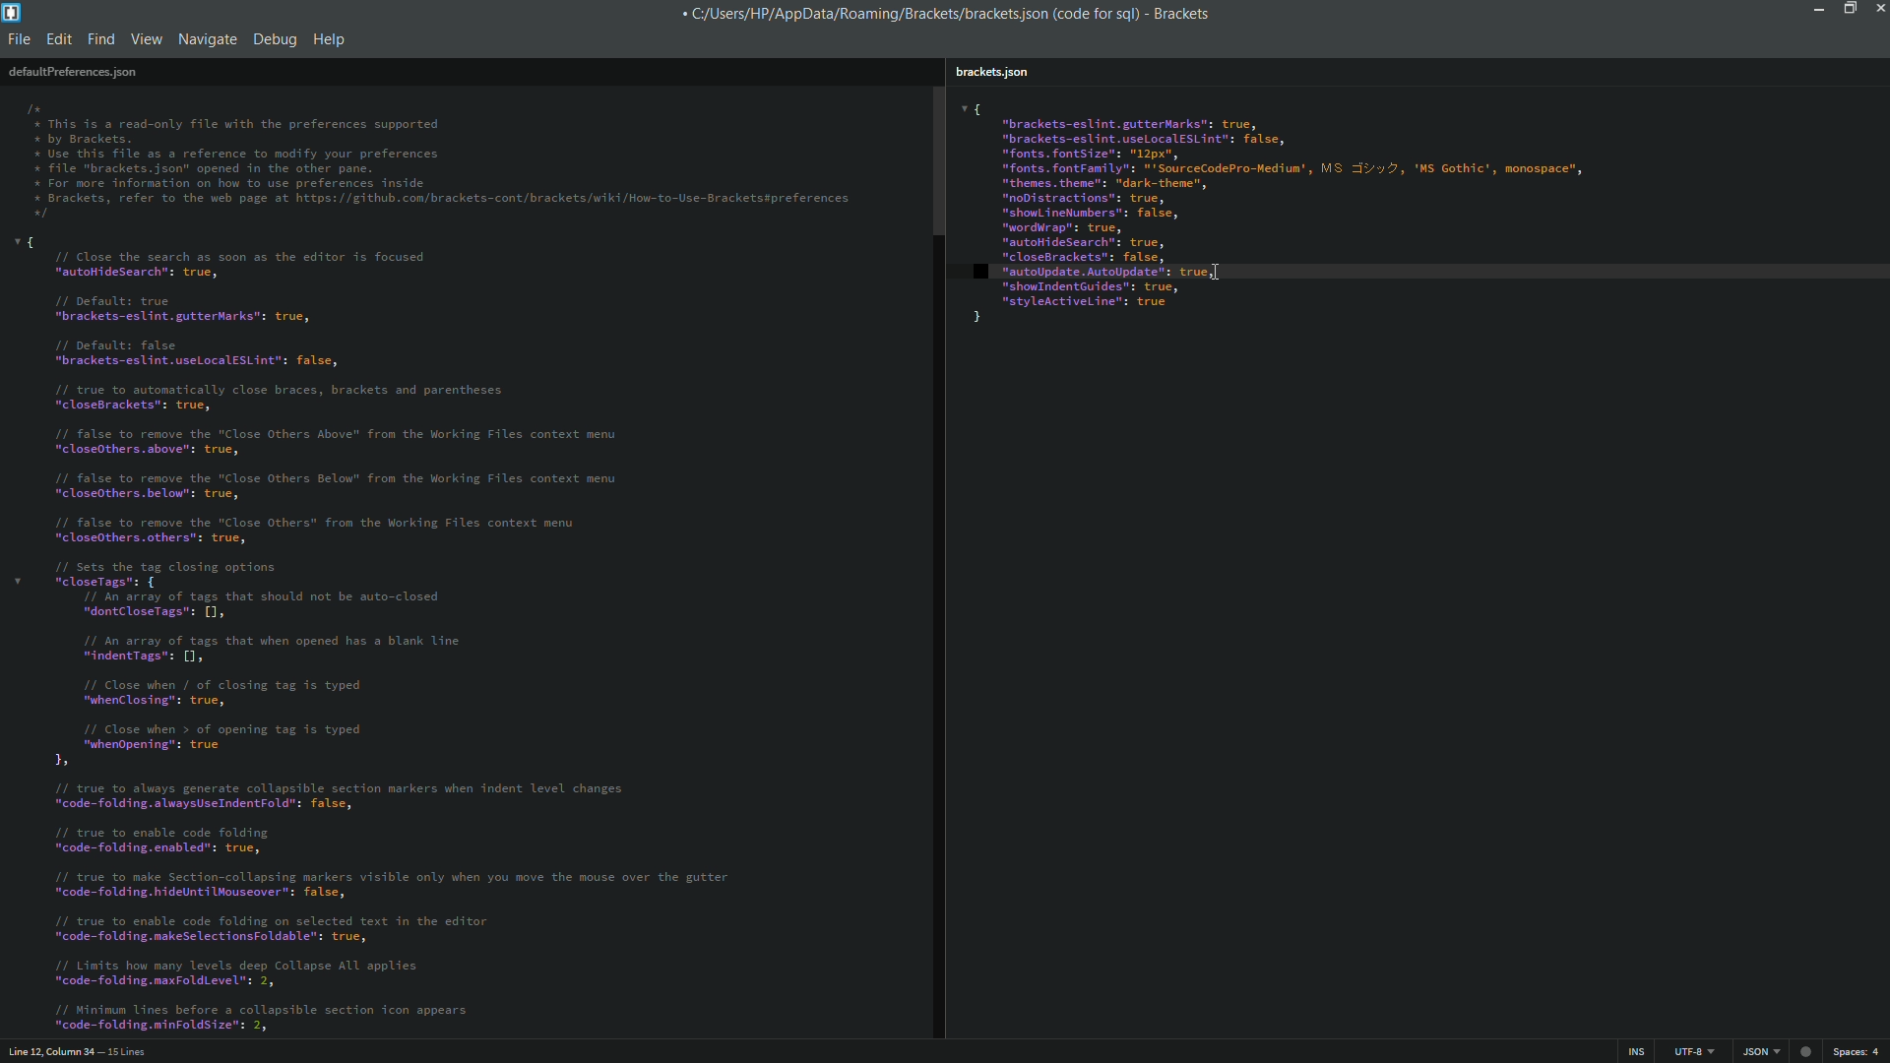 The image size is (1890, 1063). What do you see at coordinates (1638, 1051) in the screenshot?
I see `INS` at bounding box center [1638, 1051].